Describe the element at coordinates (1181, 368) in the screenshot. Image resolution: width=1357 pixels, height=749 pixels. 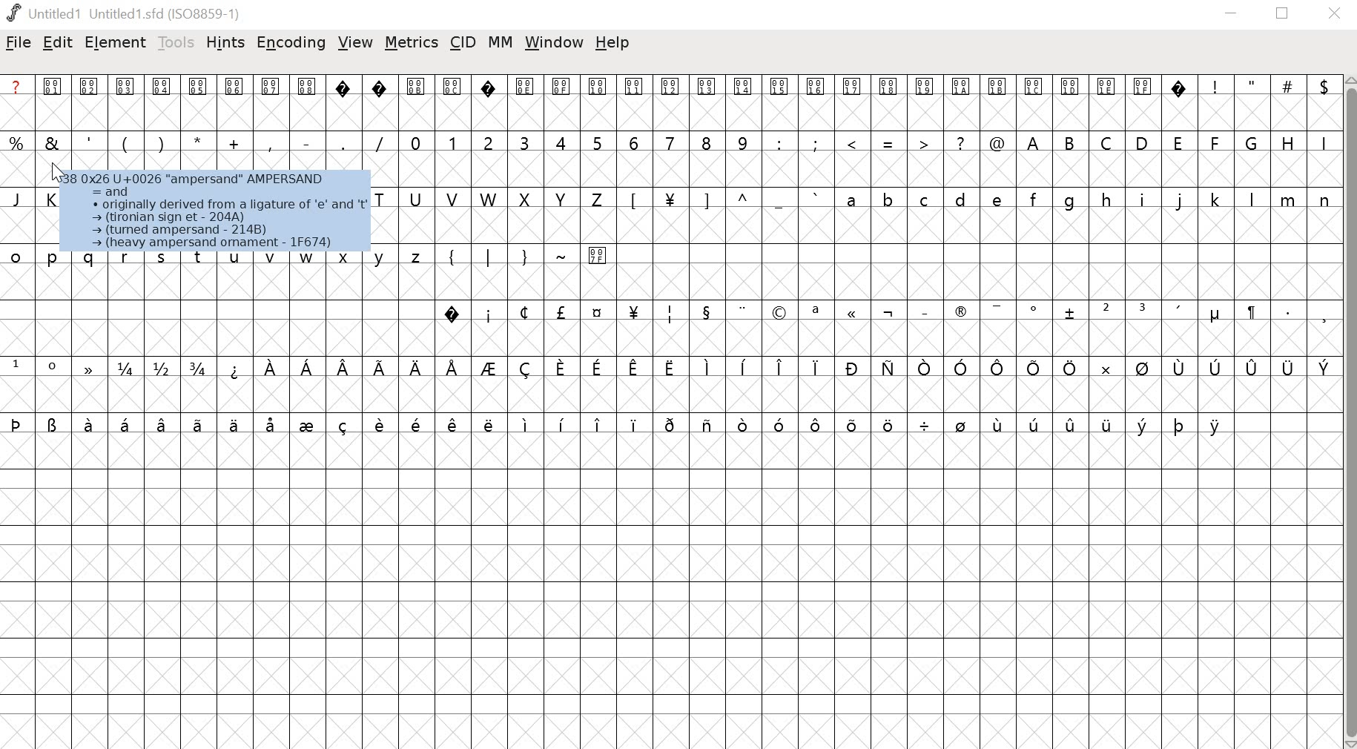
I see `symbol` at that location.